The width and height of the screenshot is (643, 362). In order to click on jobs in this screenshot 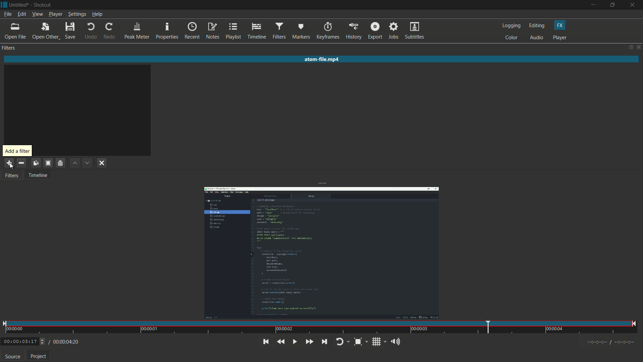, I will do `click(395, 30)`.